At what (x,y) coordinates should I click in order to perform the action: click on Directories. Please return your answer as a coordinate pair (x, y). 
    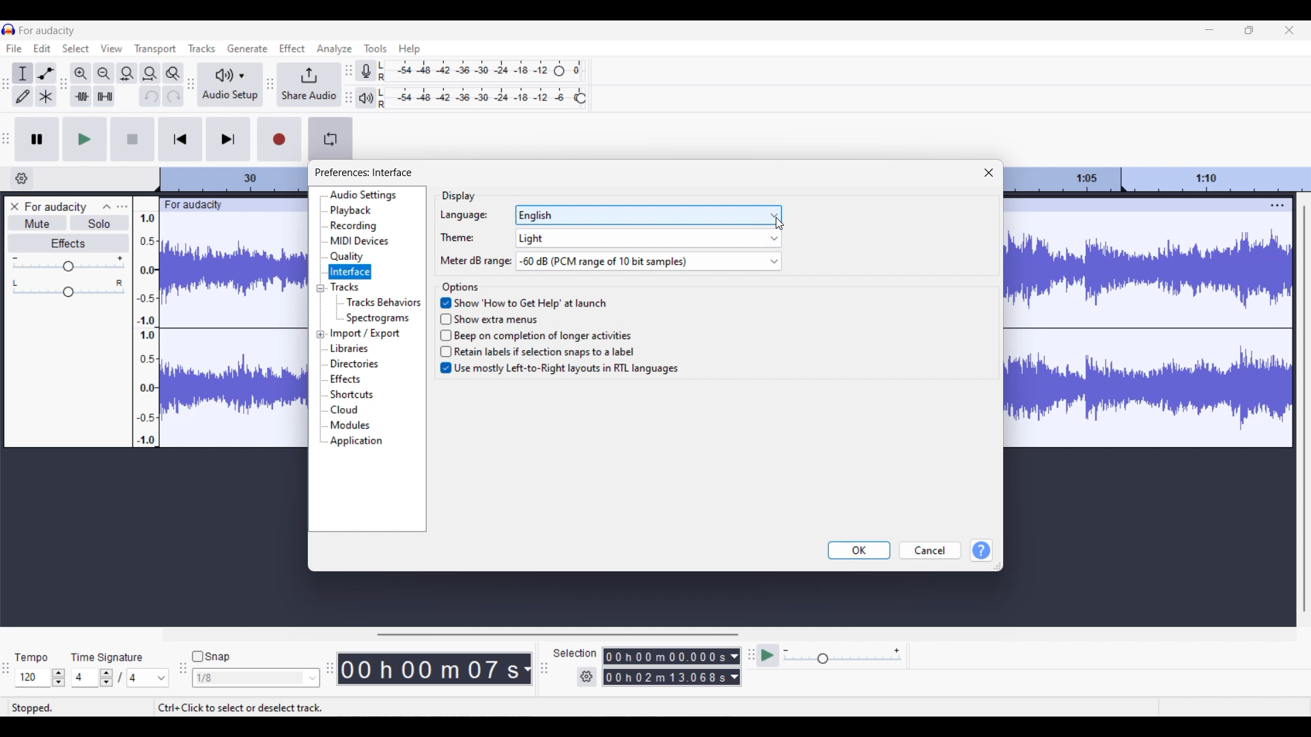
    Looking at the image, I should click on (354, 364).